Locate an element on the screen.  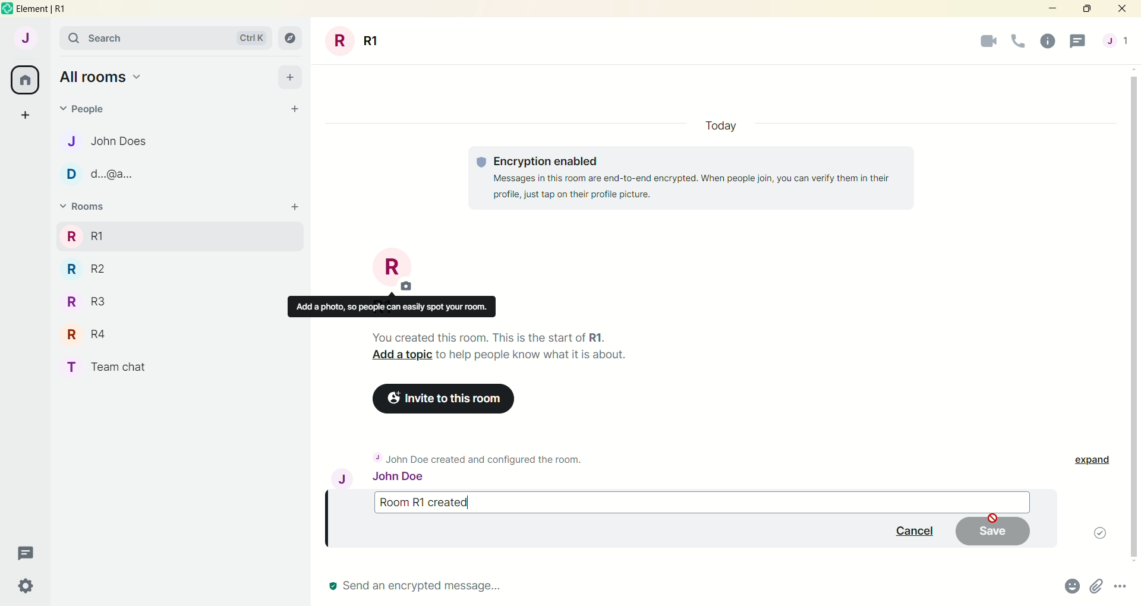
close is located at coordinates (1124, 9).